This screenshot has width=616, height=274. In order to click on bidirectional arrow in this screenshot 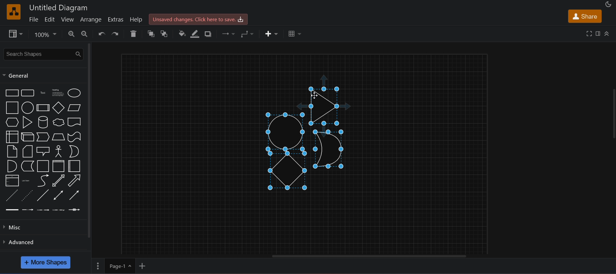, I will do `click(59, 181)`.